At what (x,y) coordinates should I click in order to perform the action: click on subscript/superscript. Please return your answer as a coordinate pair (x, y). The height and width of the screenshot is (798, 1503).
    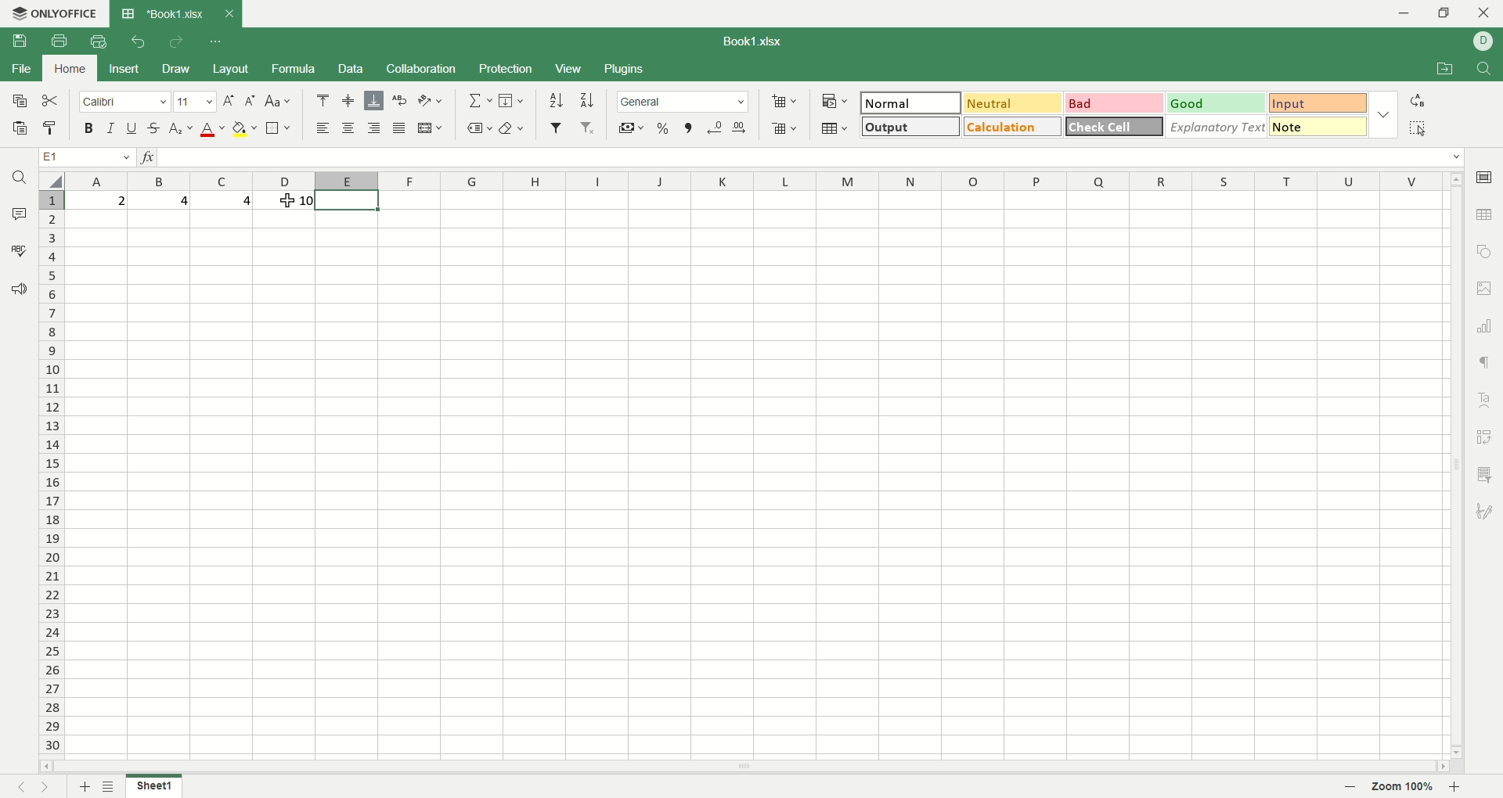
    Looking at the image, I should click on (181, 129).